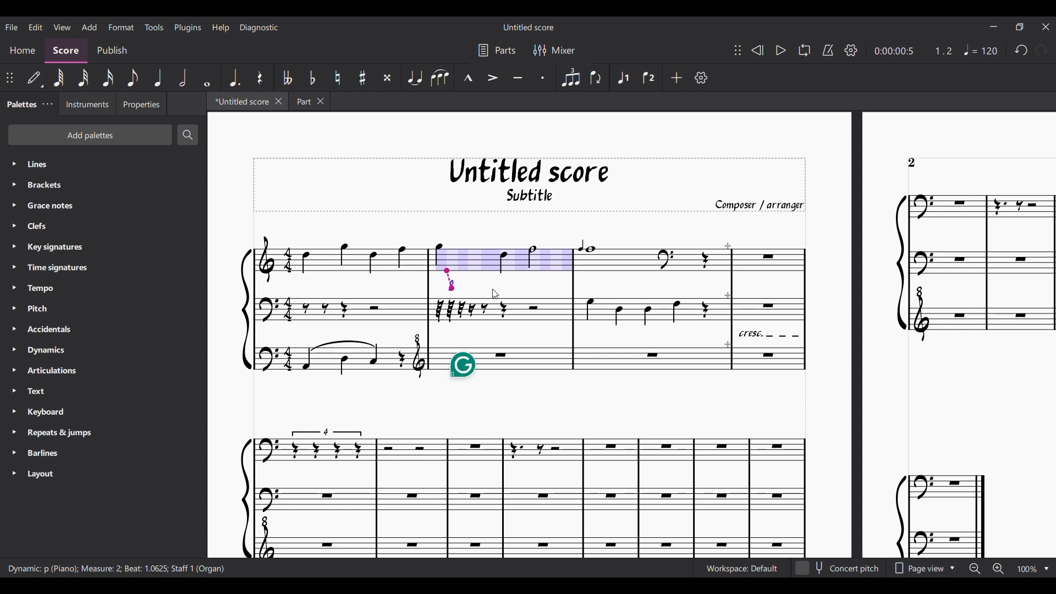 The width and height of the screenshot is (1056, 594). I want to click on Publish section, so click(111, 51).